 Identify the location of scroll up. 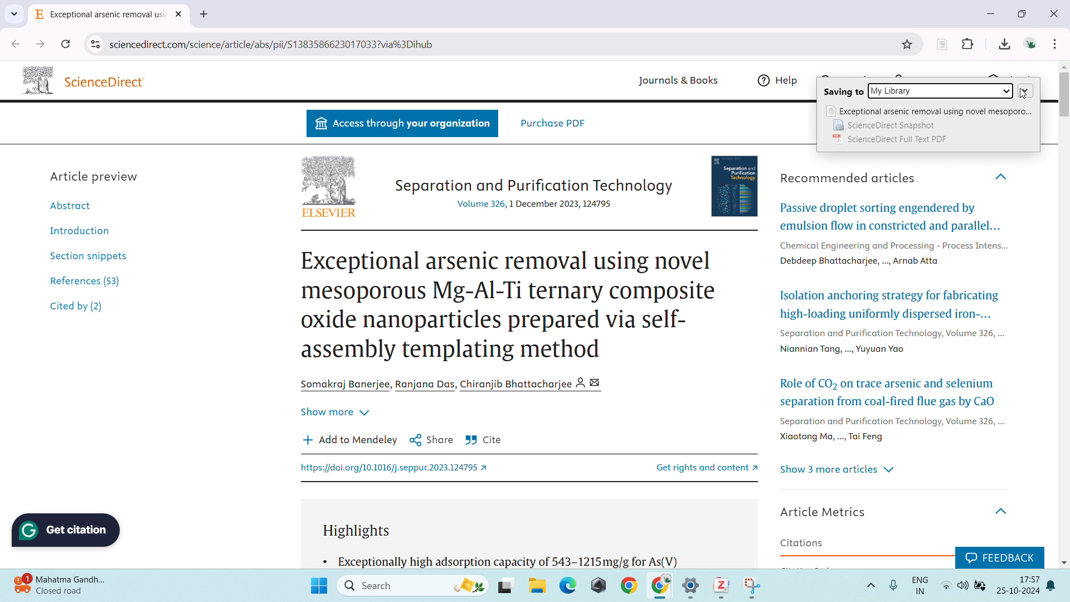
(1063, 66).